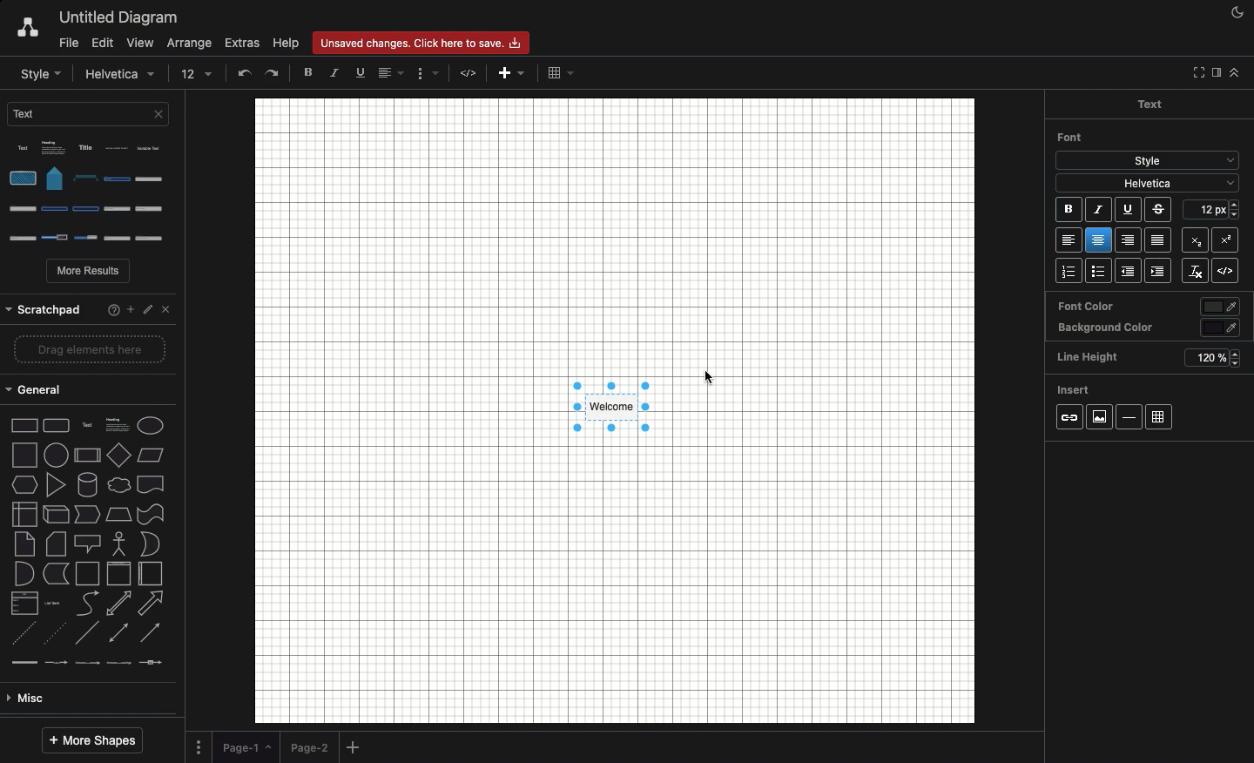 This screenshot has height=763, width=1254. I want to click on Undo, so click(208, 74).